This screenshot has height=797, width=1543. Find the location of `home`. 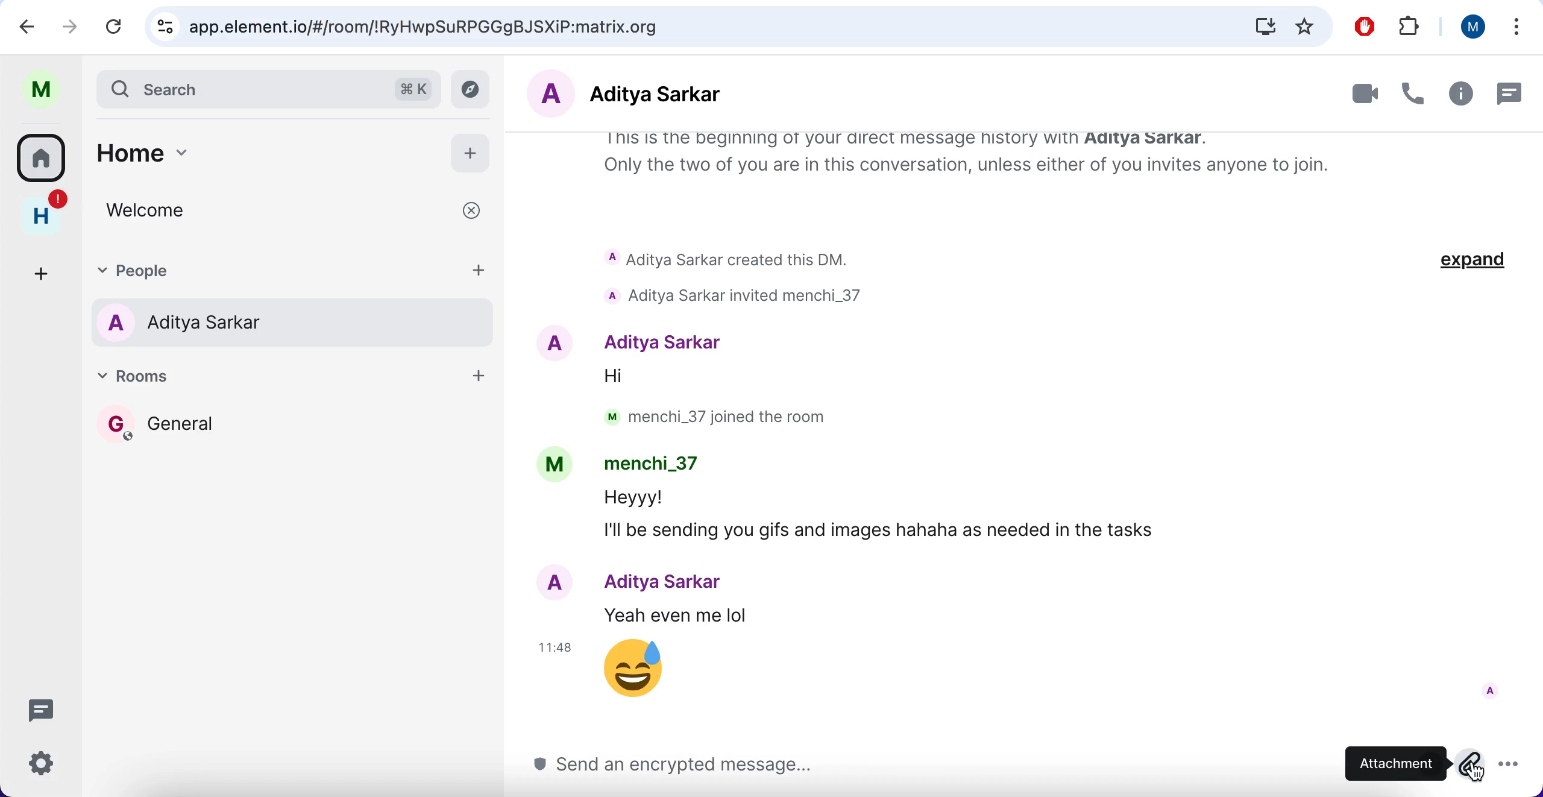

home is located at coordinates (42, 156).